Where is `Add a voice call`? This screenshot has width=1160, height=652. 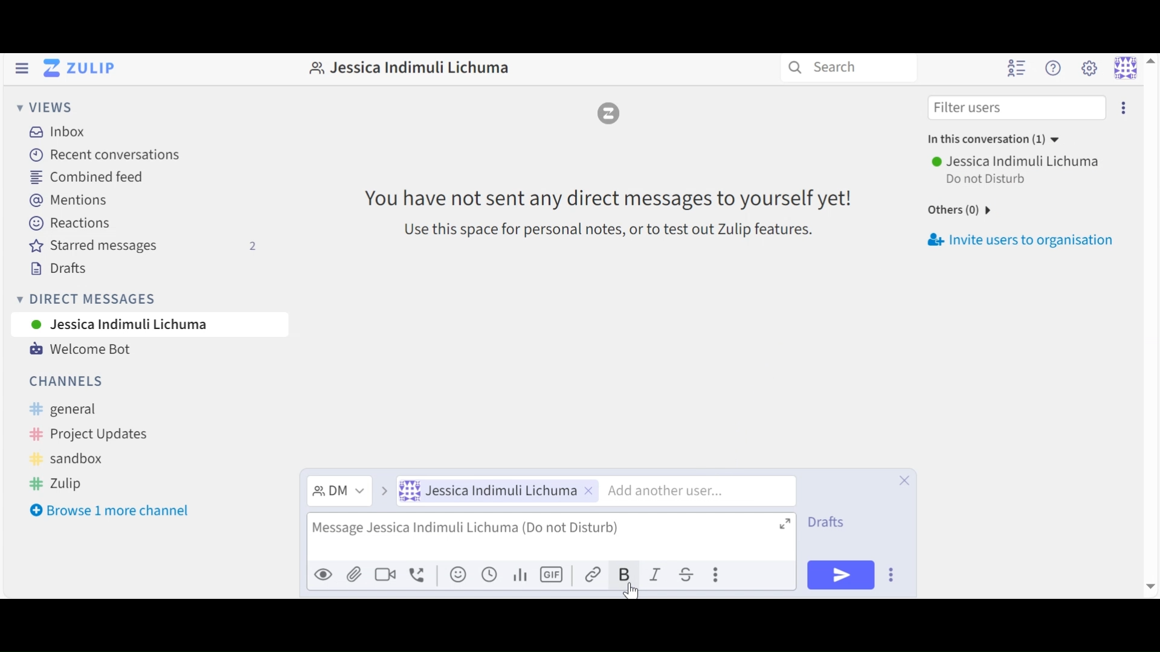 Add a voice call is located at coordinates (418, 574).